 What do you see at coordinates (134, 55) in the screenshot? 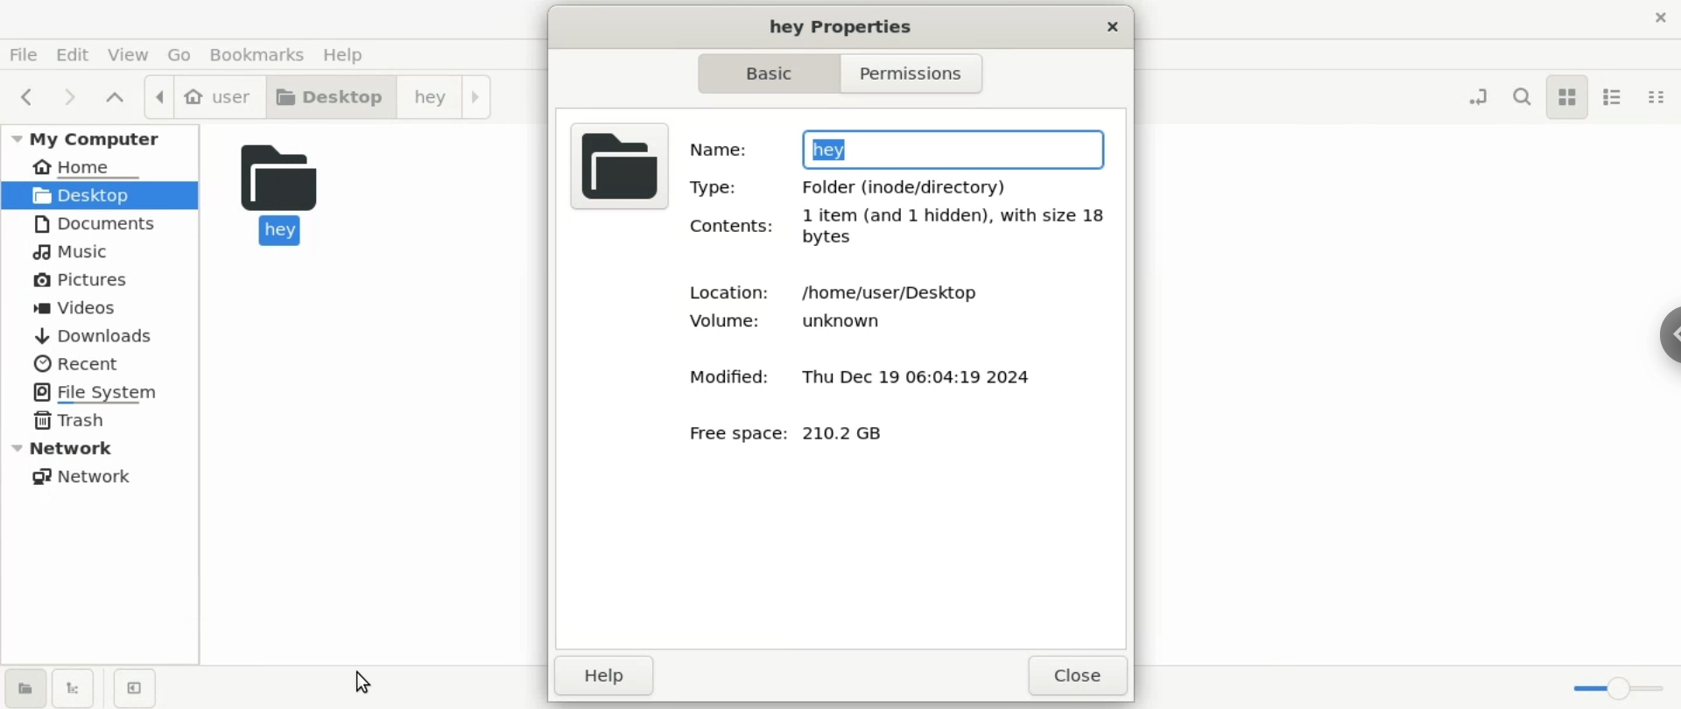
I see `view` at bounding box center [134, 55].